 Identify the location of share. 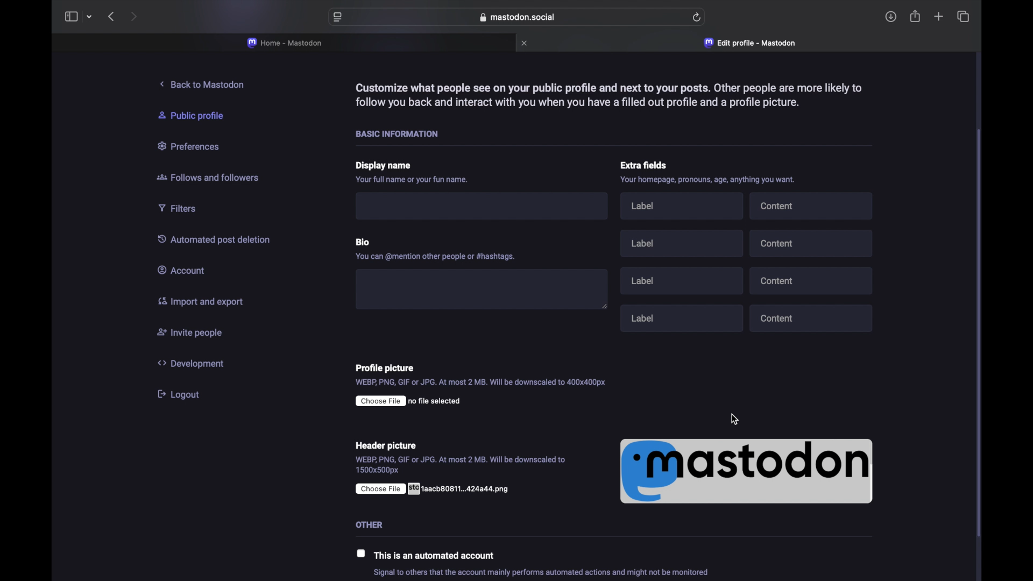
(916, 16).